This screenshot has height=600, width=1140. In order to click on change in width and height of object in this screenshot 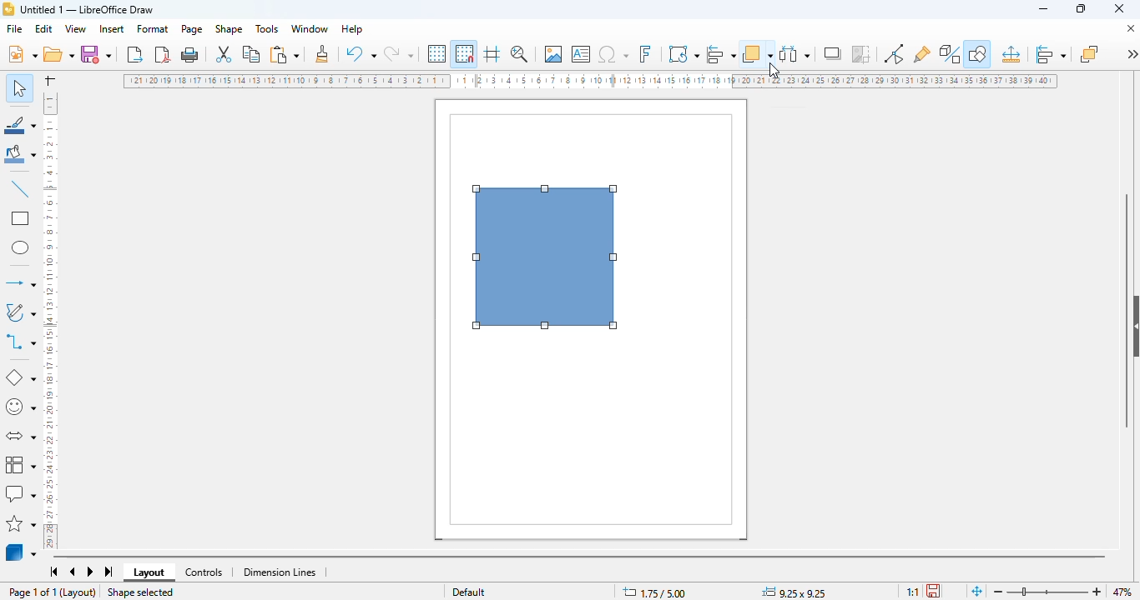, I will do `click(794, 592)`.